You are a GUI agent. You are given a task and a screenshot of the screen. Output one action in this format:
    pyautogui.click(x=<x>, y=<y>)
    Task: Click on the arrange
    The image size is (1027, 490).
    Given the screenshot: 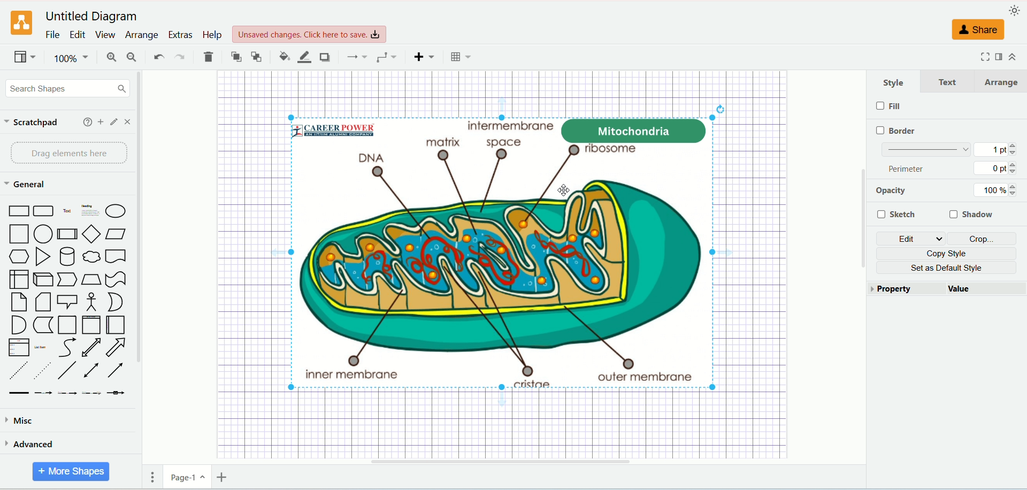 What is the action you would take?
    pyautogui.click(x=1006, y=80)
    